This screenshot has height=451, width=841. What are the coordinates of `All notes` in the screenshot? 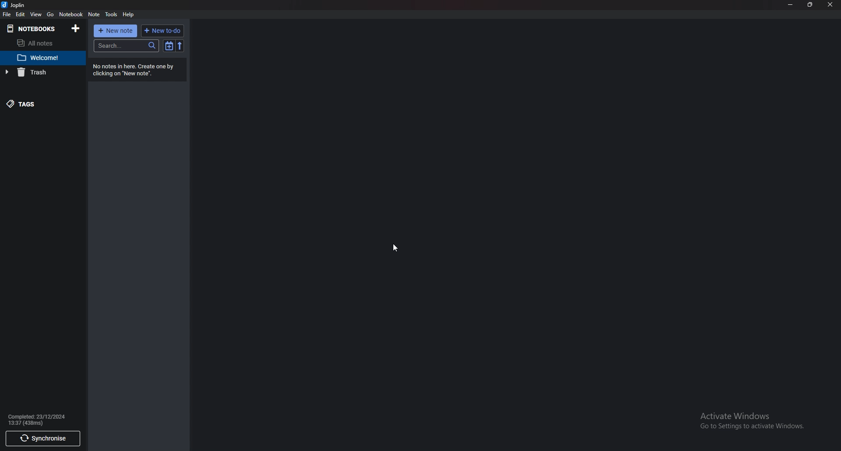 It's located at (39, 44).